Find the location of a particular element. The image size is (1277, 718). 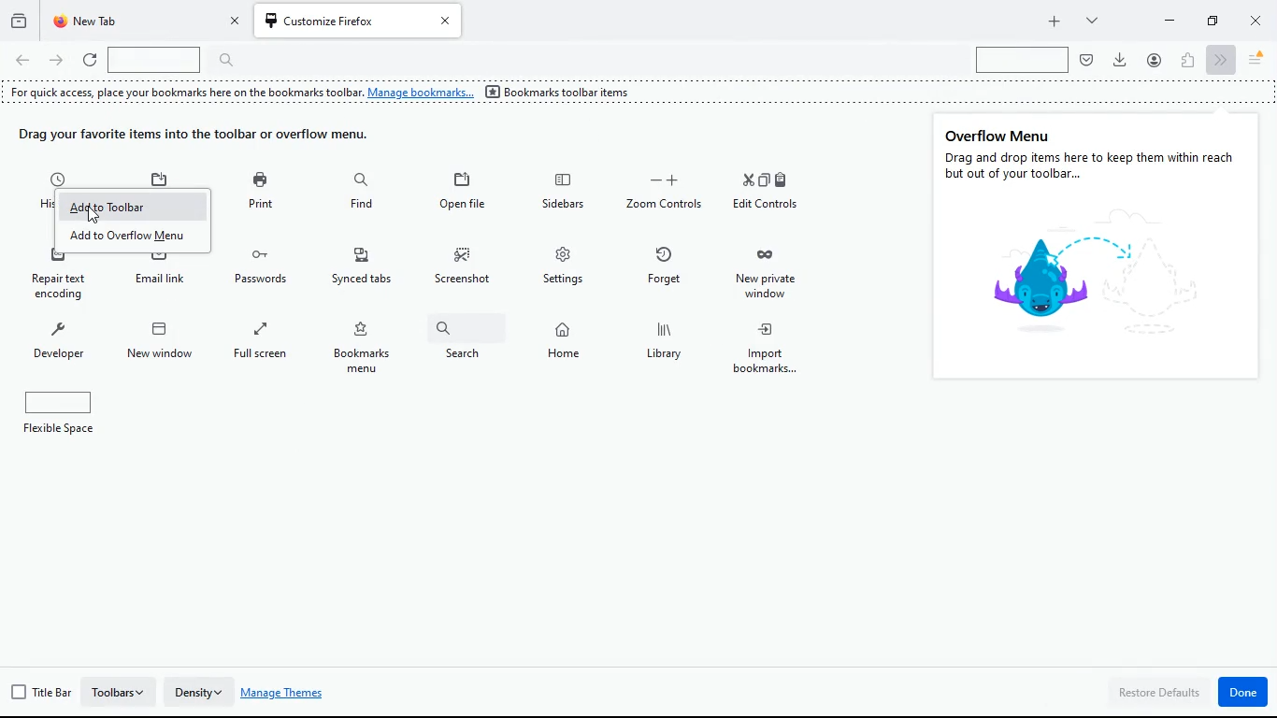

flexible space is located at coordinates (68, 414).